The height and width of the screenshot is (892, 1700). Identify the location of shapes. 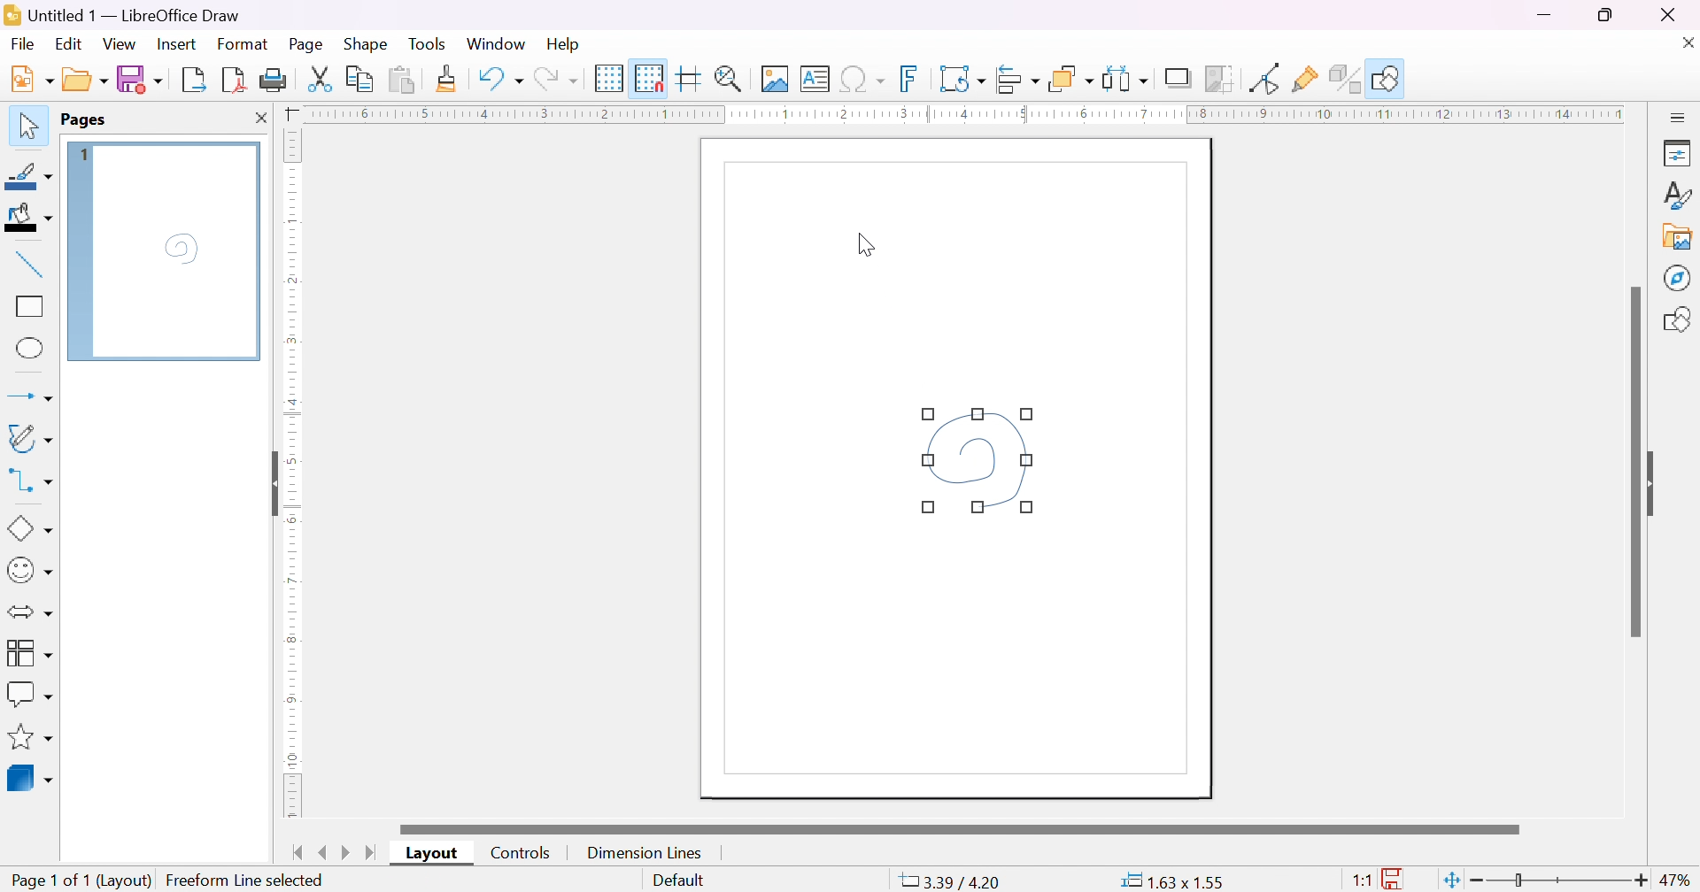
(1679, 321).